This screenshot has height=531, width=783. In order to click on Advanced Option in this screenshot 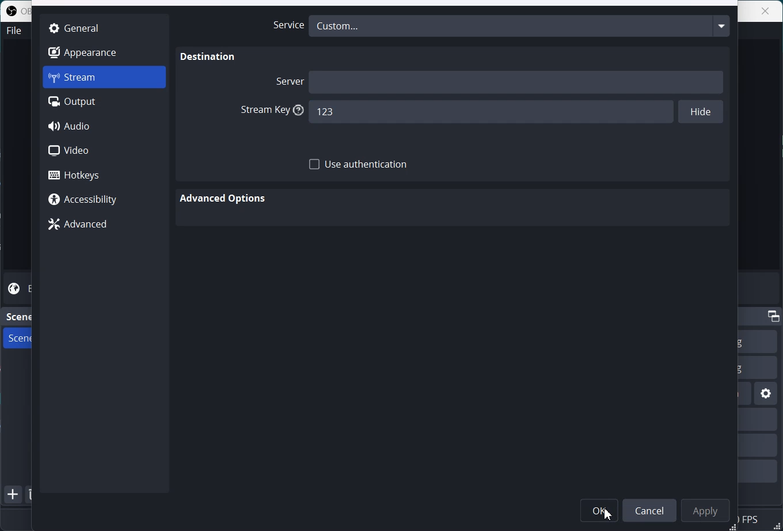, I will do `click(225, 199)`.